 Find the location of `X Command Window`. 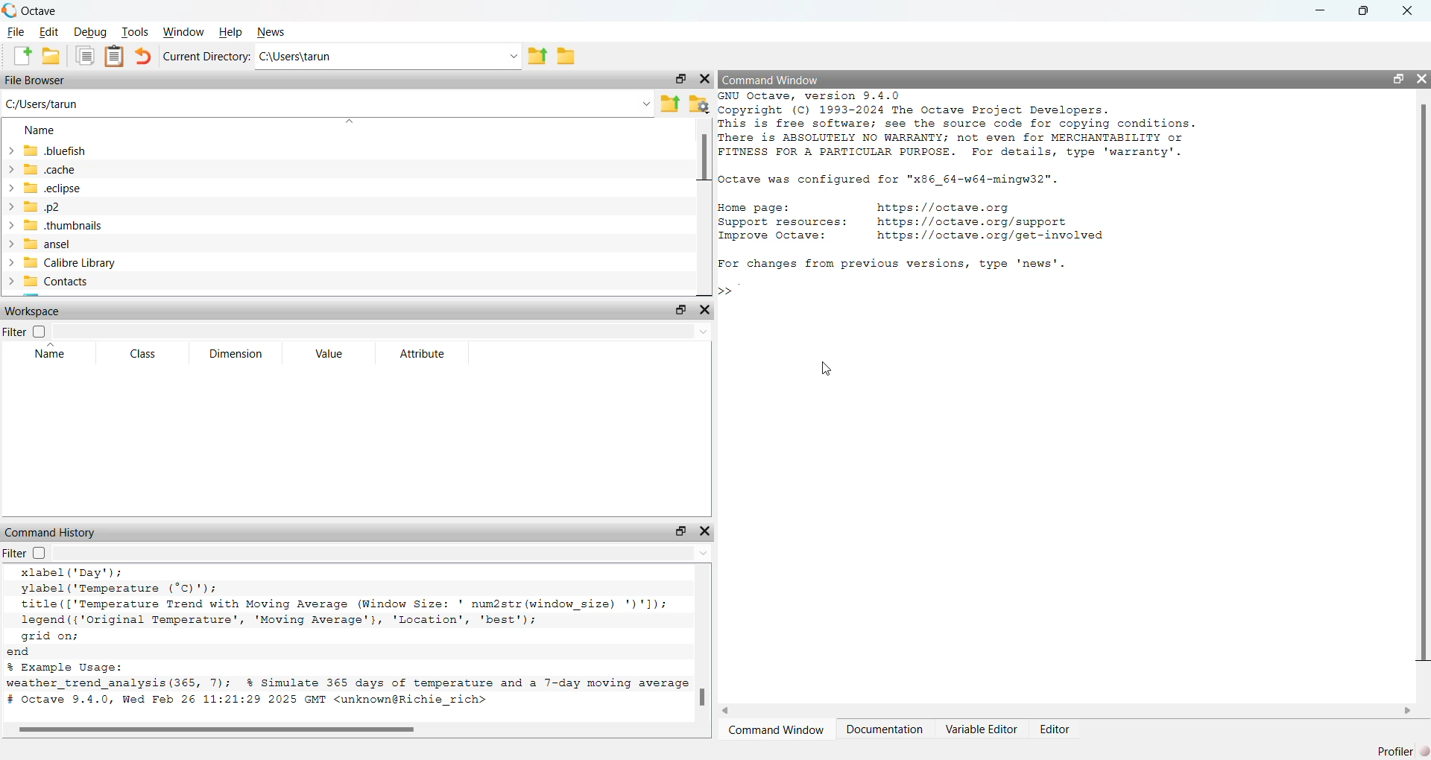

X Command Window is located at coordinates (786, 77).